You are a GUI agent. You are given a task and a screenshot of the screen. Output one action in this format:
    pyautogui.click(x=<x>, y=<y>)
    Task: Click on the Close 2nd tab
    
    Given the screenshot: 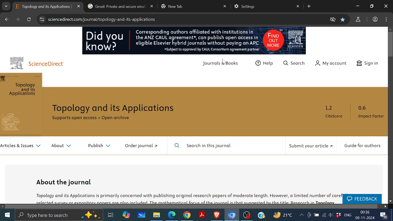 What is the action you would take?
    pyautogui.click(x=152, y=6)
    